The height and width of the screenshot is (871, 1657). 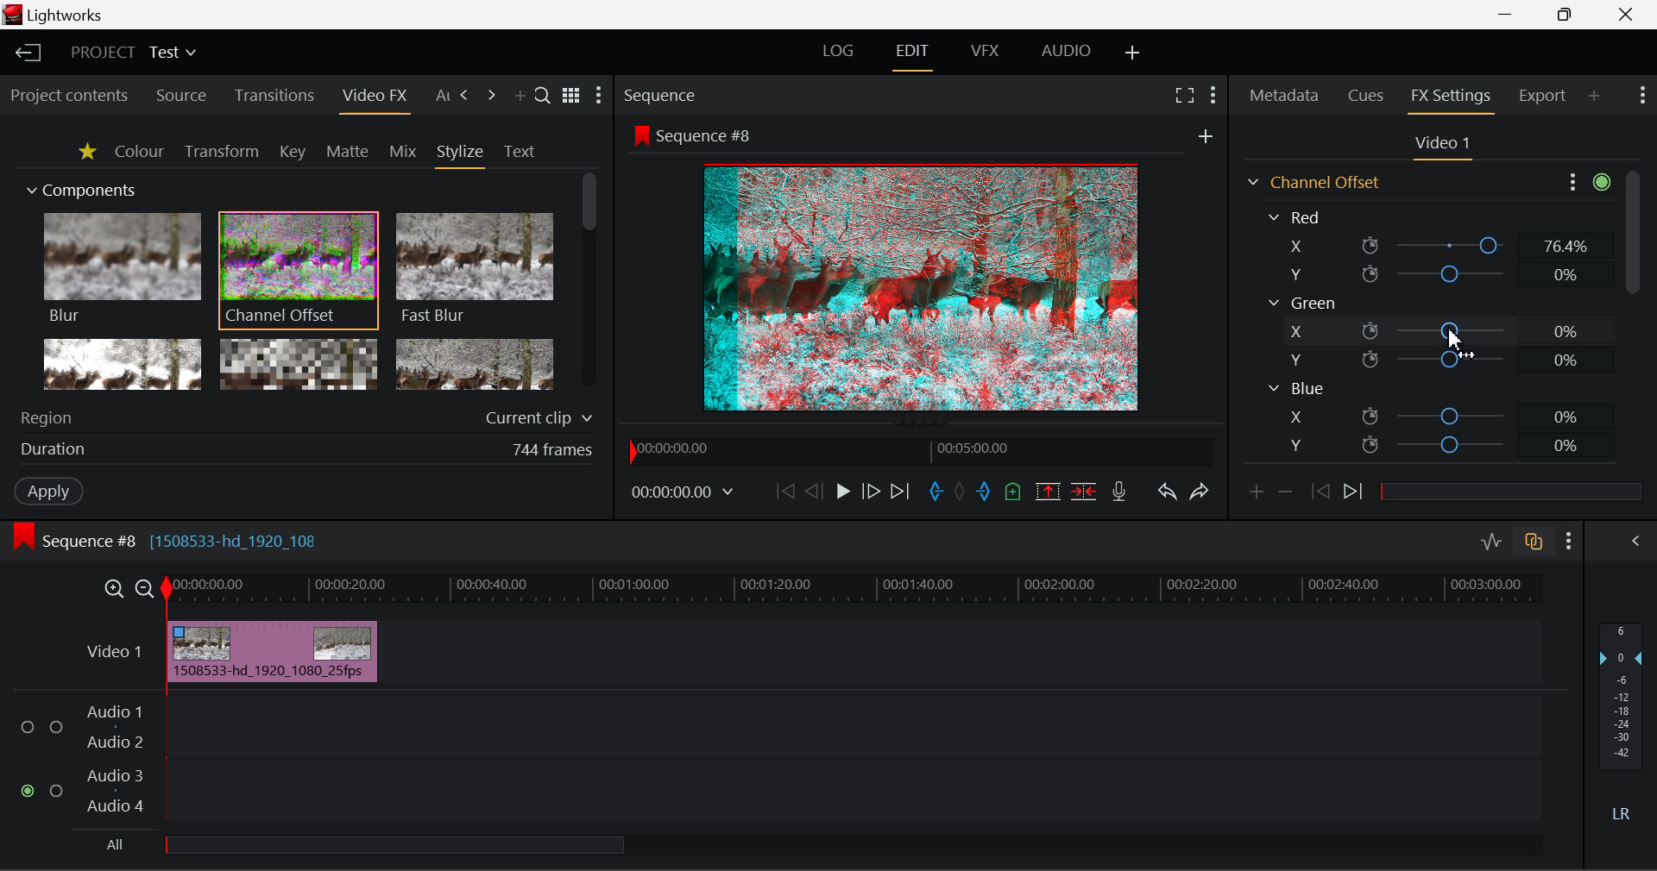 What do you see at coordinates (662, 94) in the screenshot?
I see `Sequence Preview Section` at bounding box center [662, 94].